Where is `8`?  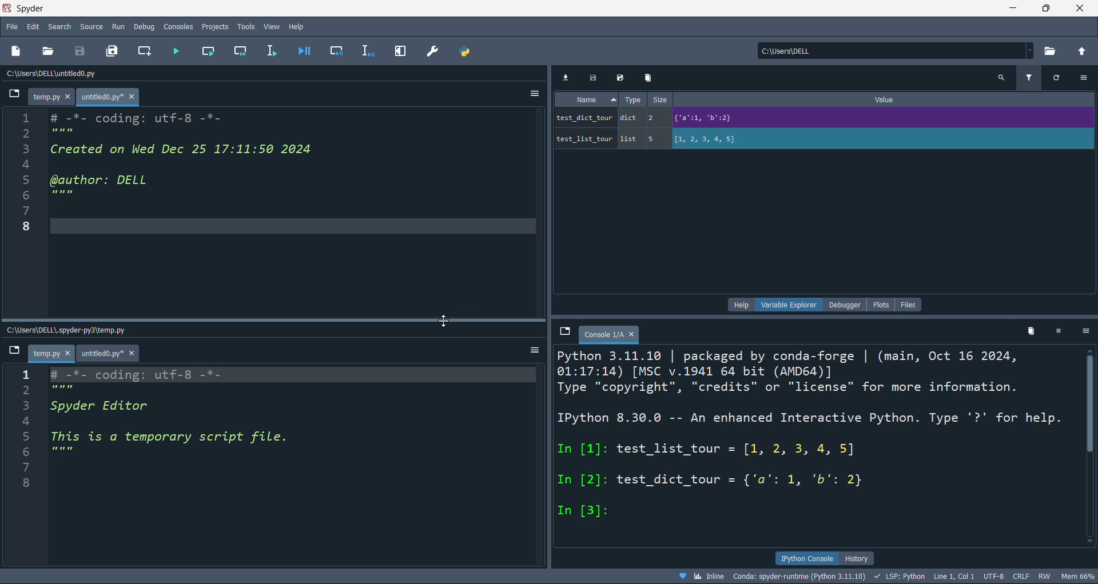
8 is located at coordinates (26, 483).